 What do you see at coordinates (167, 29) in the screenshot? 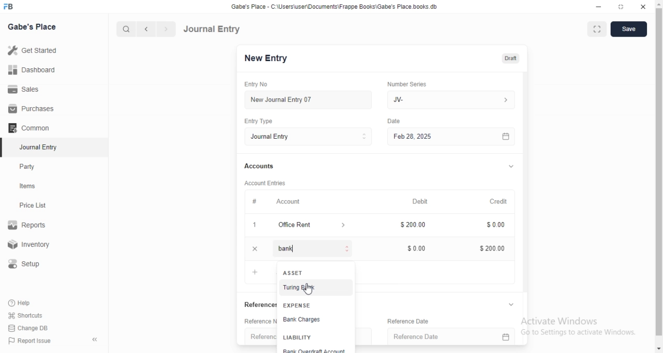
I see `forward` at bounding box center [167, 29].